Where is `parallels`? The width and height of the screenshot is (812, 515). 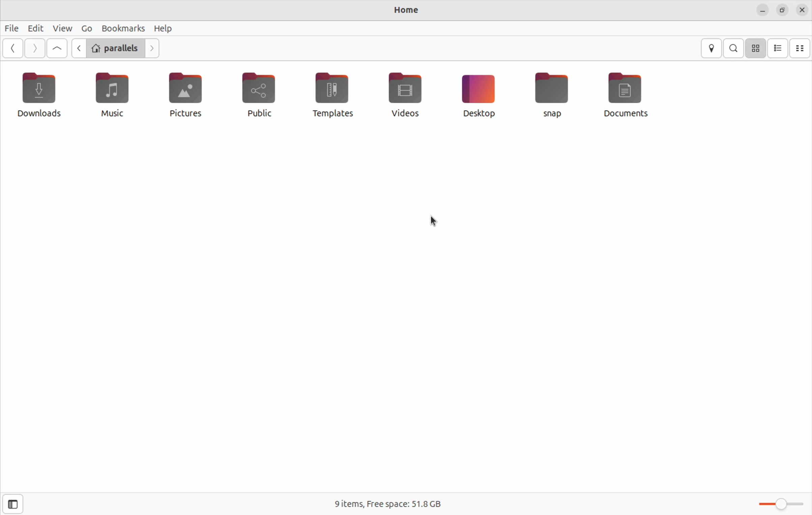 parallels is located at coordinates (114, 47).